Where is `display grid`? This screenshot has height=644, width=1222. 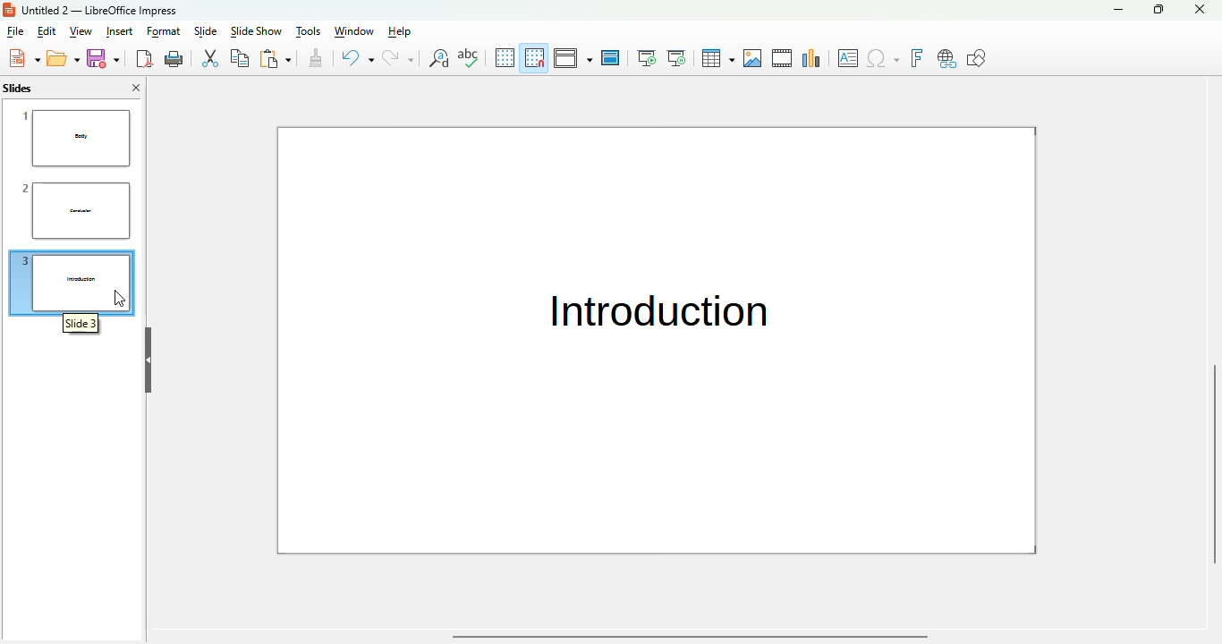
display grid is located at coordinates (505, 56).